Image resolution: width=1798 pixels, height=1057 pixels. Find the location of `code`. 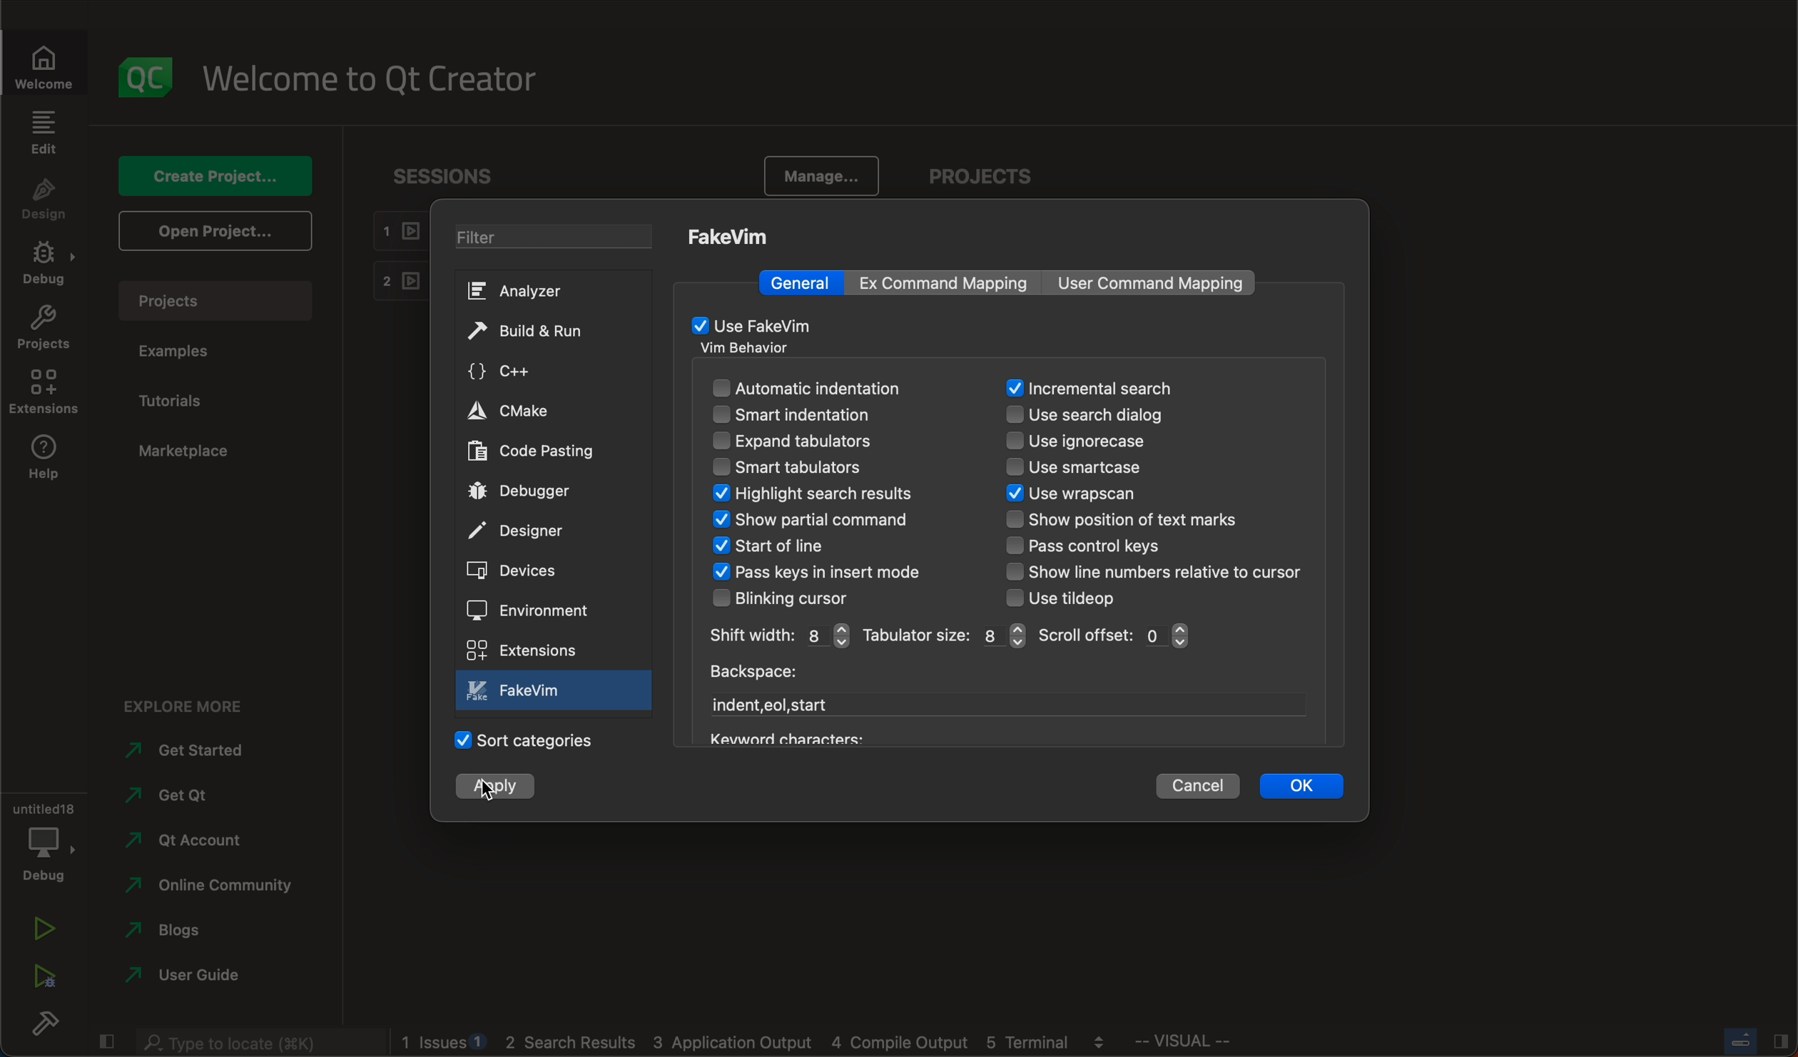

code is located at coordinates (535, 452).